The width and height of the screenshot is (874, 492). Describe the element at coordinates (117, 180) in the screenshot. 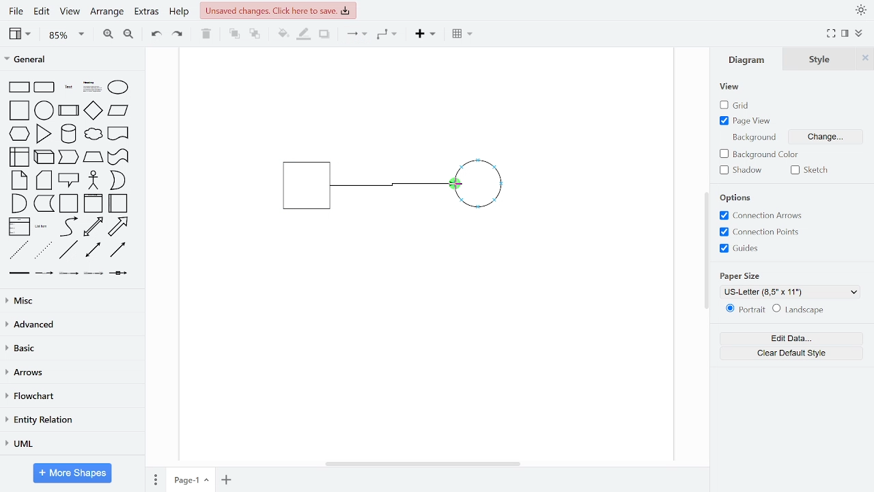

I see `or` at that location.